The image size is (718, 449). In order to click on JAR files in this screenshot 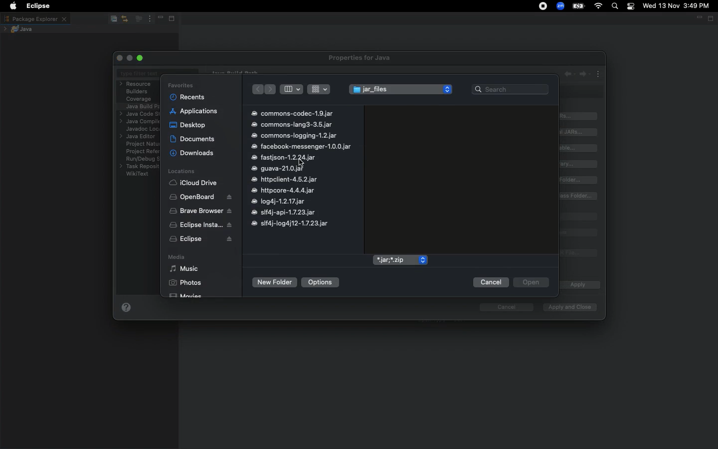, I will do `click(393, 91)`.